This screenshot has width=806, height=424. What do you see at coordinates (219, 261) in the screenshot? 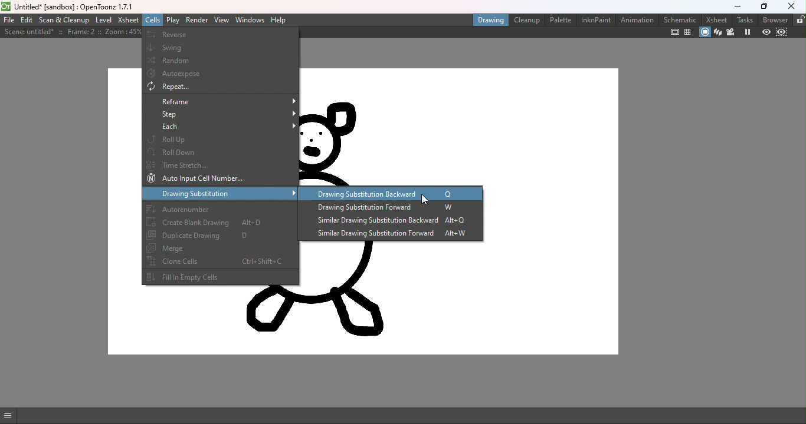
I see `Clone cells` at bounding box center [219, 261].